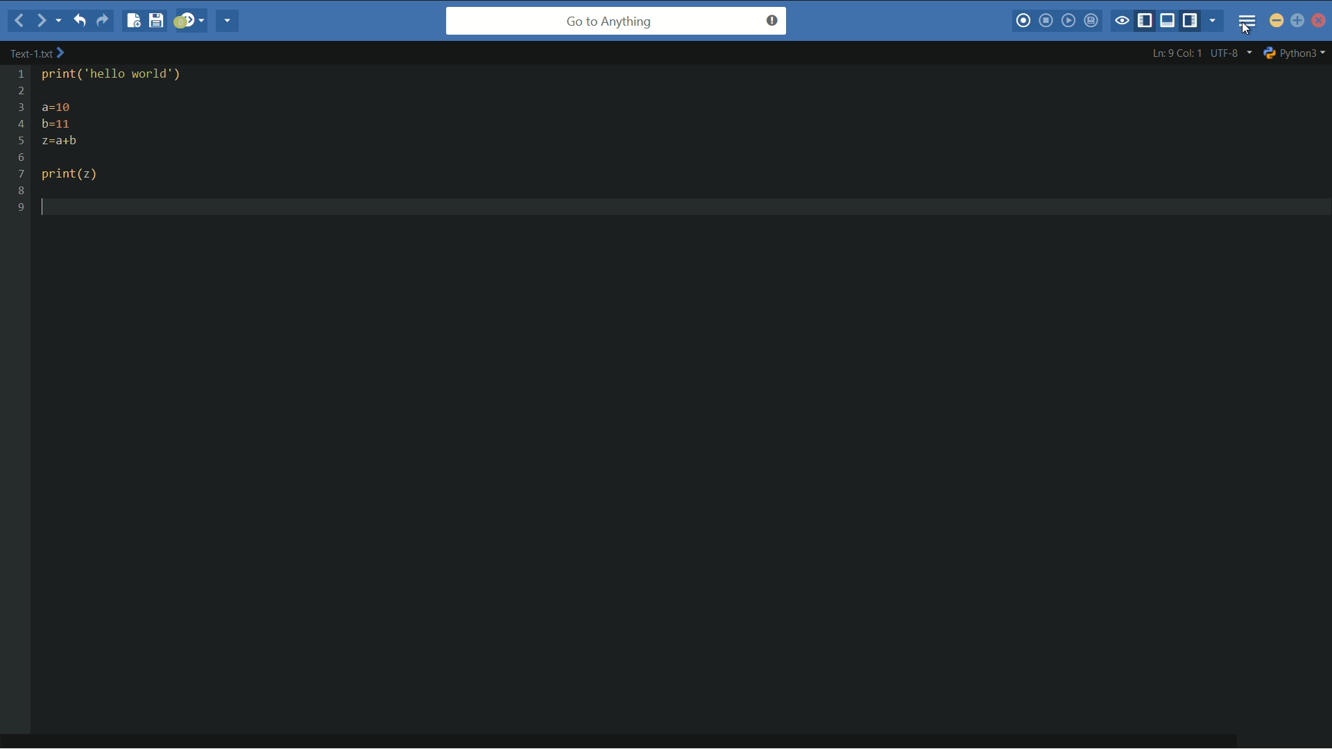  What do you see at coordinates (135, 127) in the screenshot?
I see `print( ‘hello world")
a=10

b=11

z=a+b

print(z)` at bounding box center [135, 127].